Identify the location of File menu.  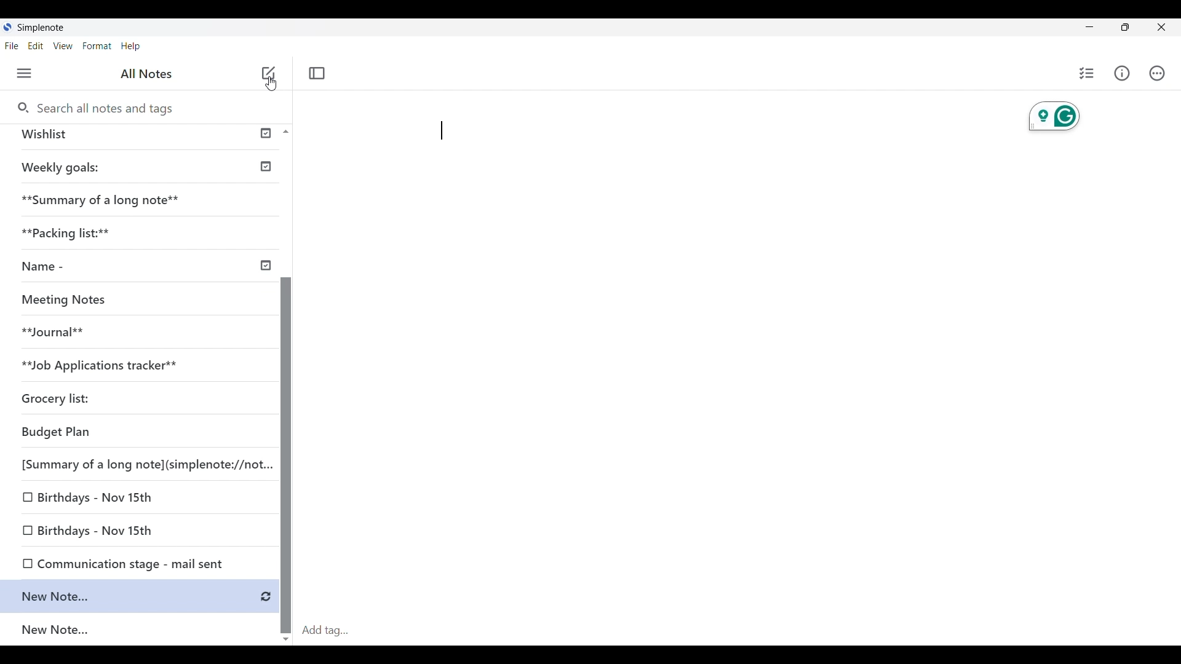
(12, 46).